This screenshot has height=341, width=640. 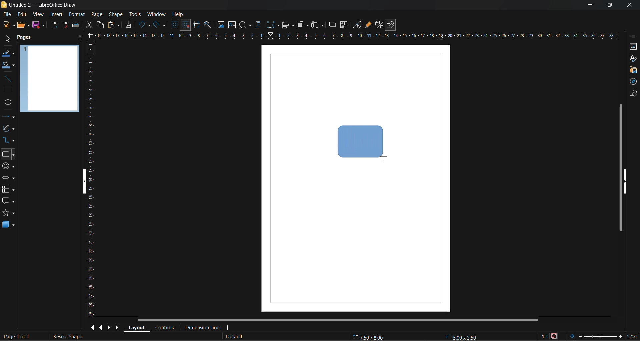 I want to click on connectors, so click(x=8, y=139).